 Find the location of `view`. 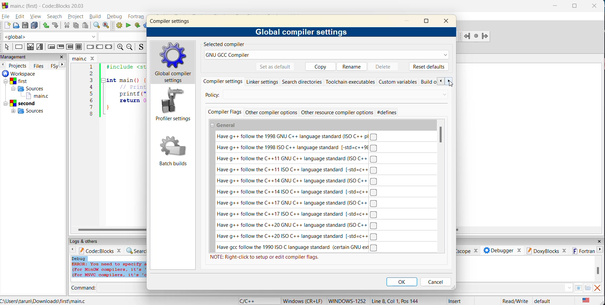

view is located at coordinates (35, 16).